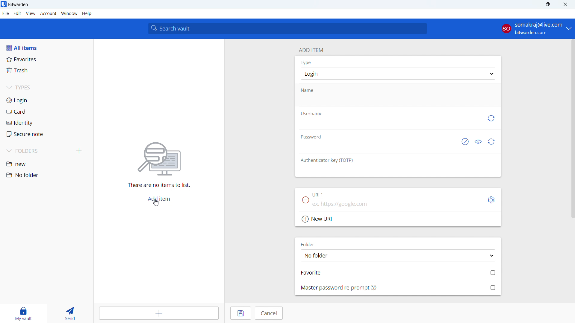  Describe the element at coordinates (311, 136) in the screenshot. I see `password` at that location.